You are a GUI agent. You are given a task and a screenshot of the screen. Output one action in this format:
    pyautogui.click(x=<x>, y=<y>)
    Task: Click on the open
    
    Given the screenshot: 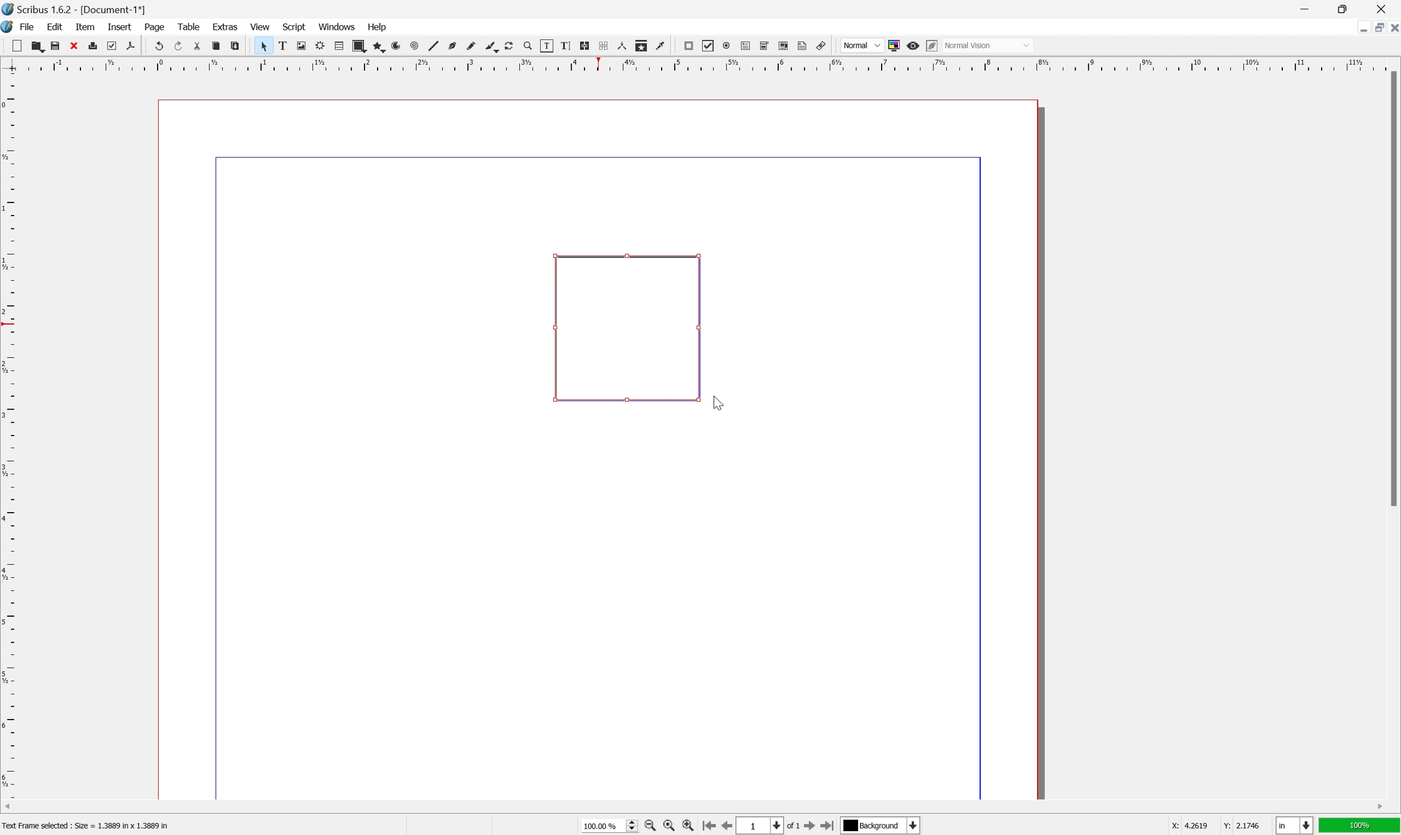 What is the action you would take?
    pyautogui.click(x=38, y=46)
    